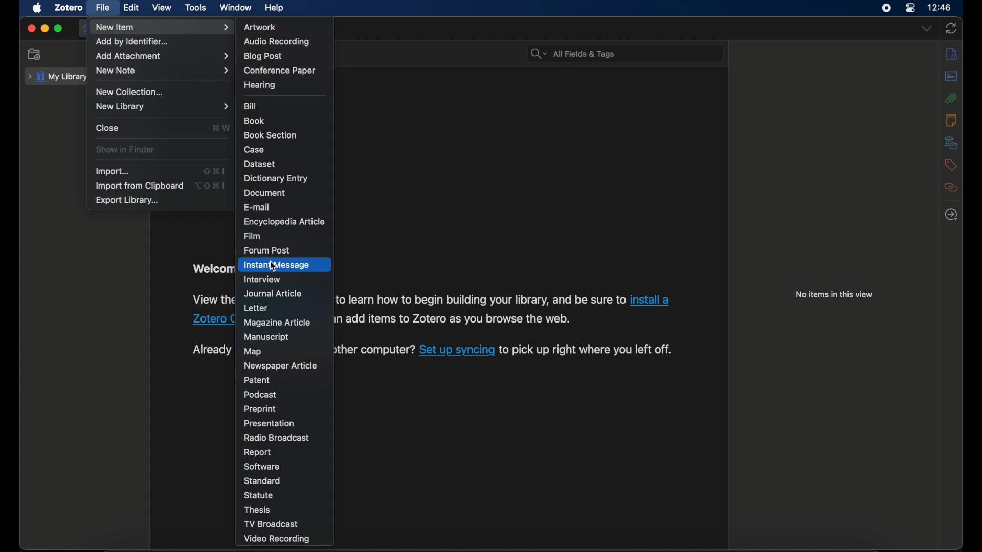 This screenshot has width=982, height=552. I want to click on dataset, so click(260, 164).